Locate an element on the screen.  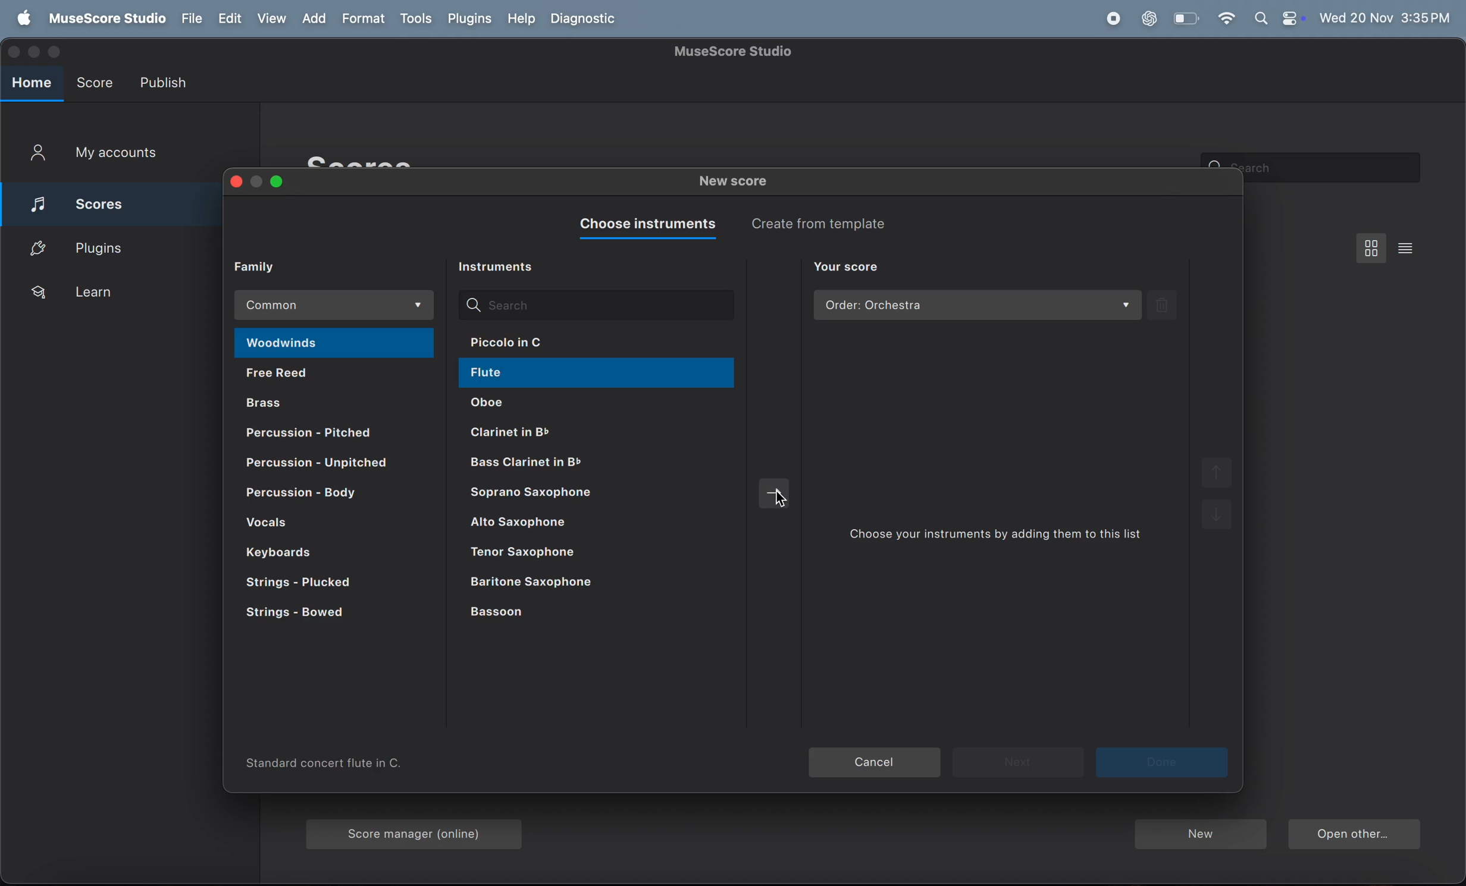
up is located at coordinates (1214, 473).